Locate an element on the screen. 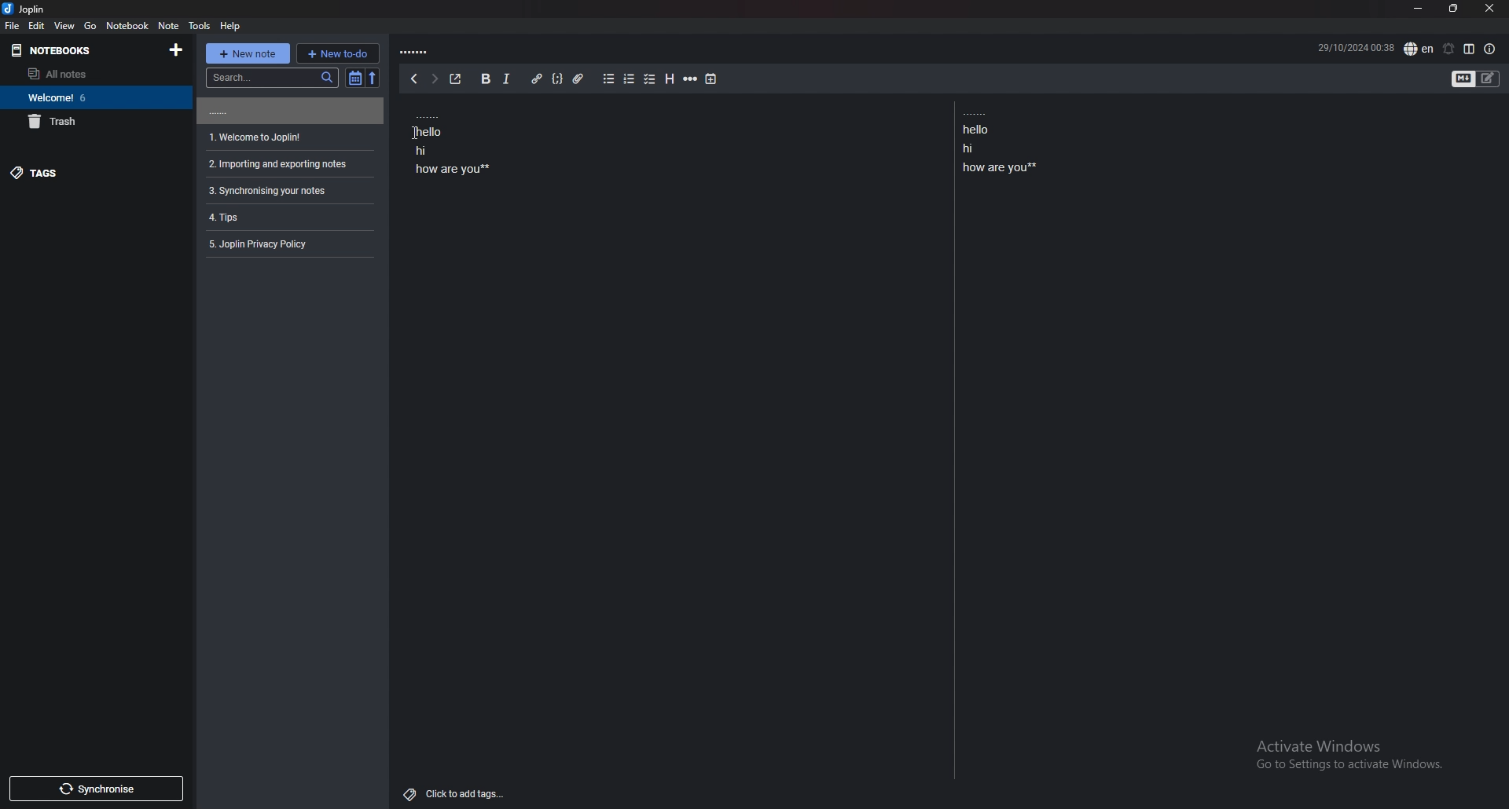  horizontal rule is located at coordinates (691, 78).